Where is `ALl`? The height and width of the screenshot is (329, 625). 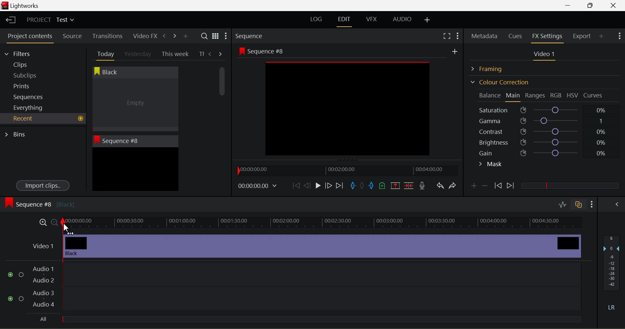
ALl is located at coordinates (43, 319).